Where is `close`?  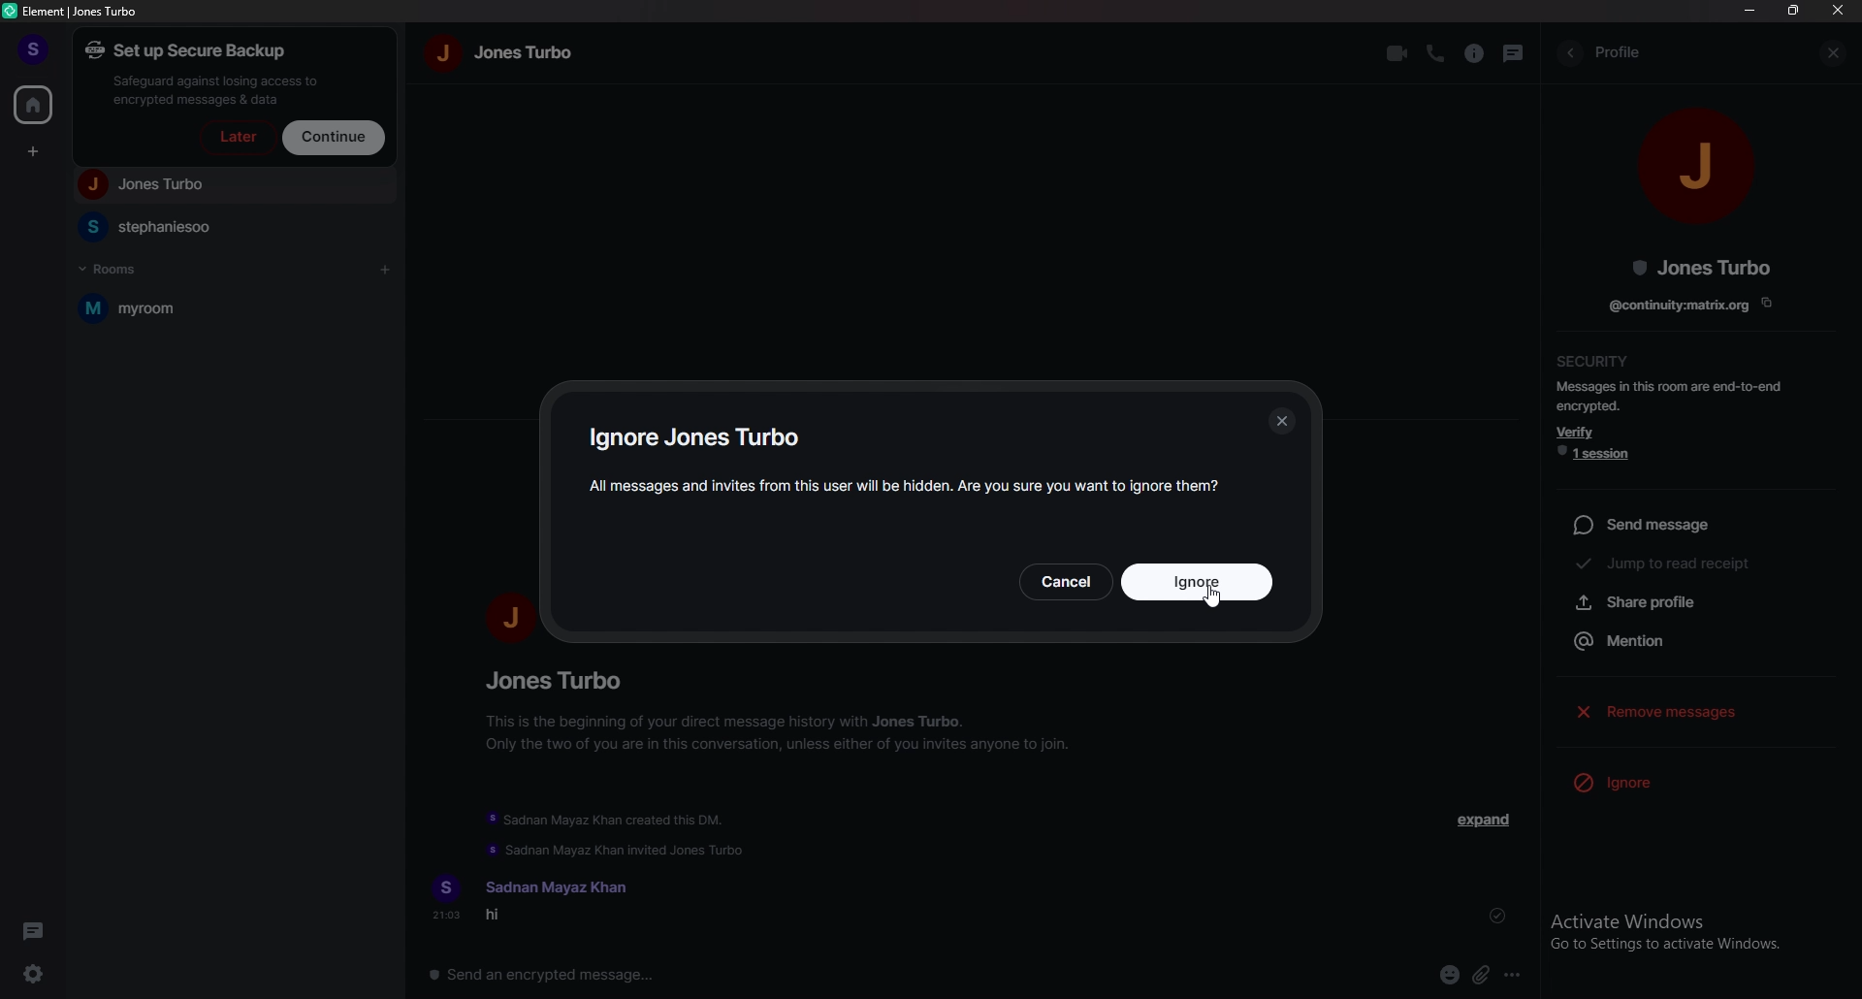 close is located at coordinates (1282, 418).